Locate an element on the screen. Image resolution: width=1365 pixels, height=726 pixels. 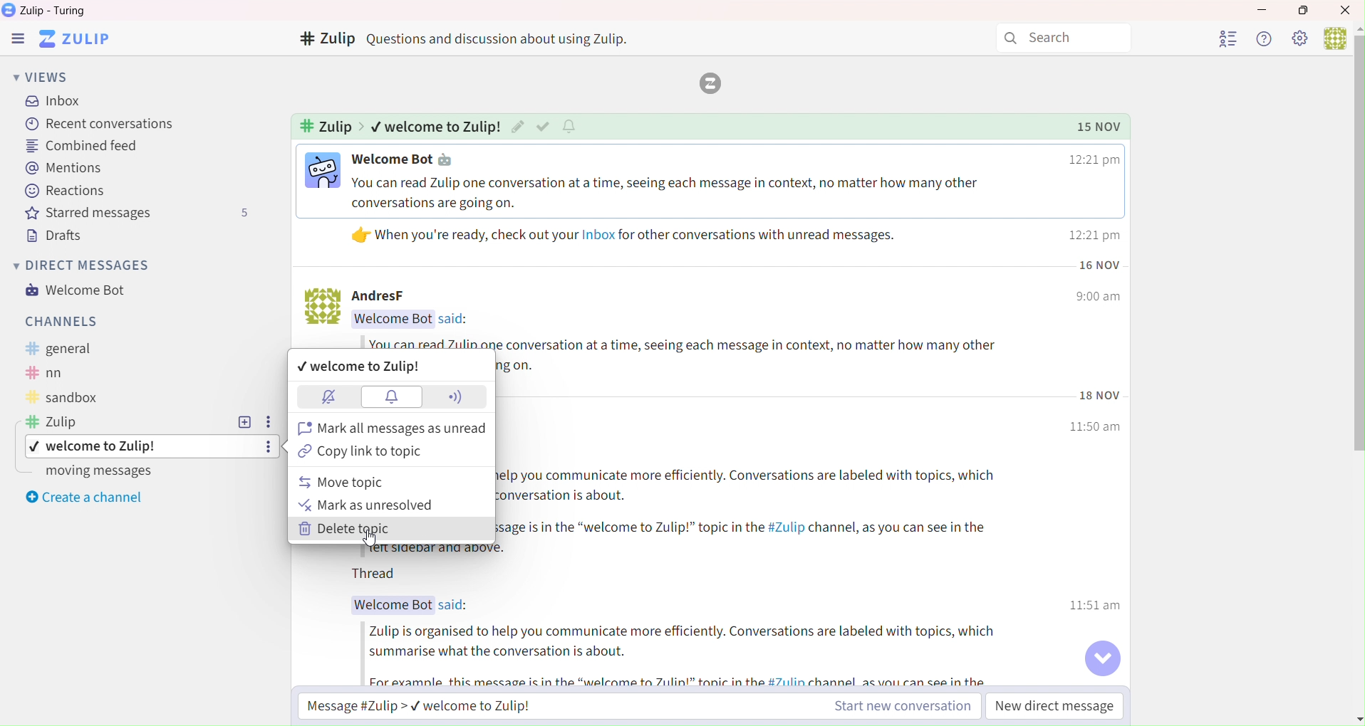
Channels is located at coordinates (328, 38).